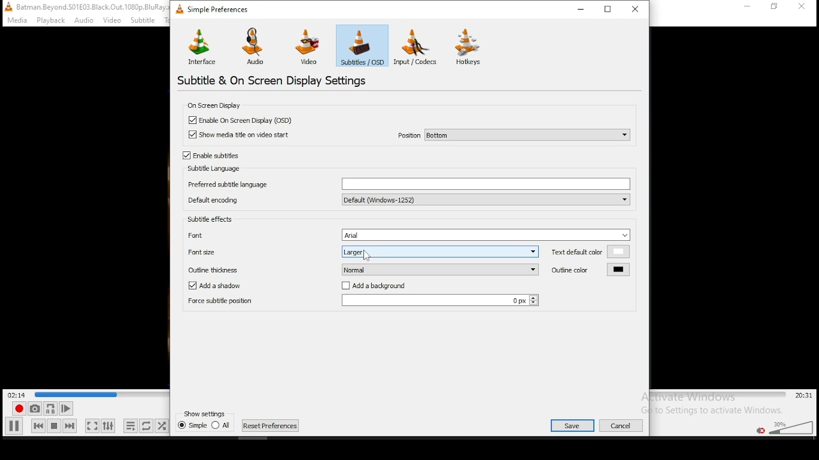  What do you see at coordinates (407, 199) in the screenshot?
I see `default encoding` at bounding box center [407, 199].